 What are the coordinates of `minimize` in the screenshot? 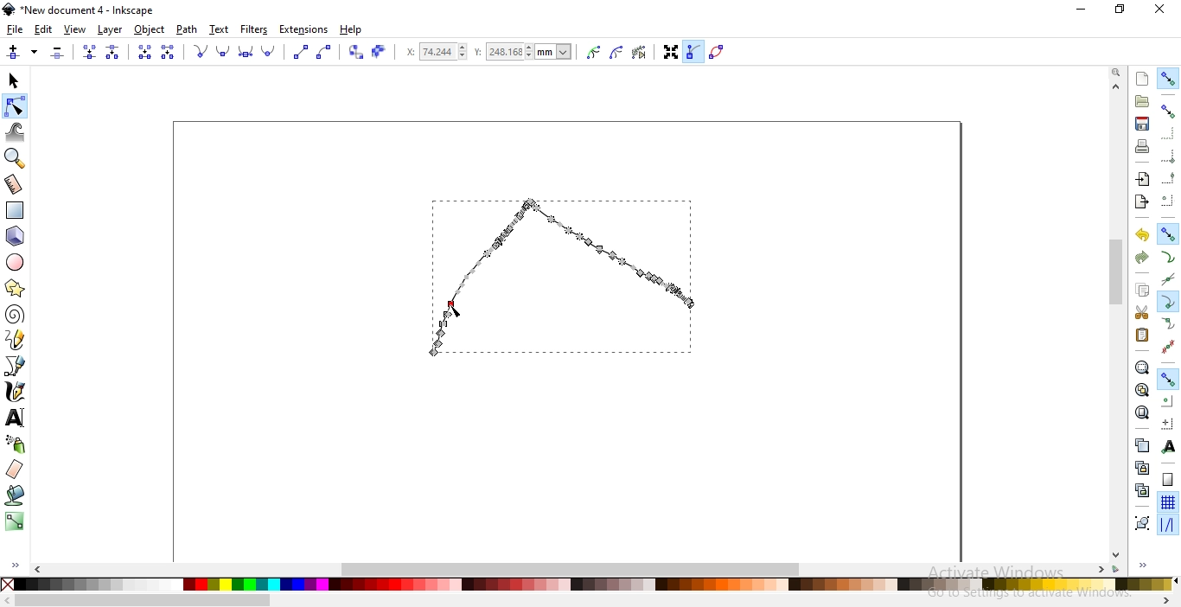 It's located at (1082, 8).